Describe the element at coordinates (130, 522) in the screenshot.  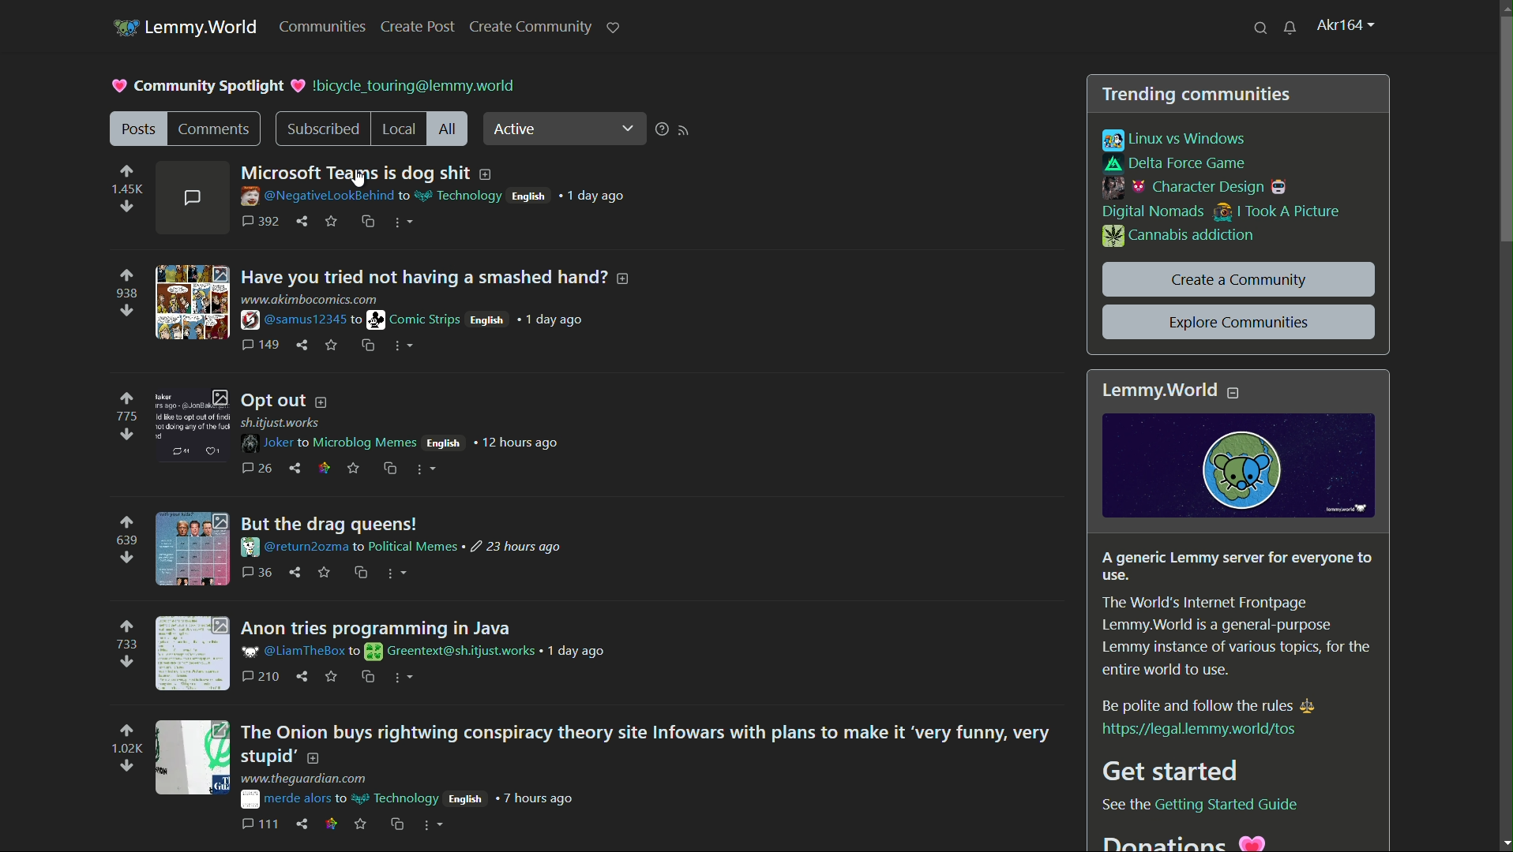
I see `upvote` at that location.